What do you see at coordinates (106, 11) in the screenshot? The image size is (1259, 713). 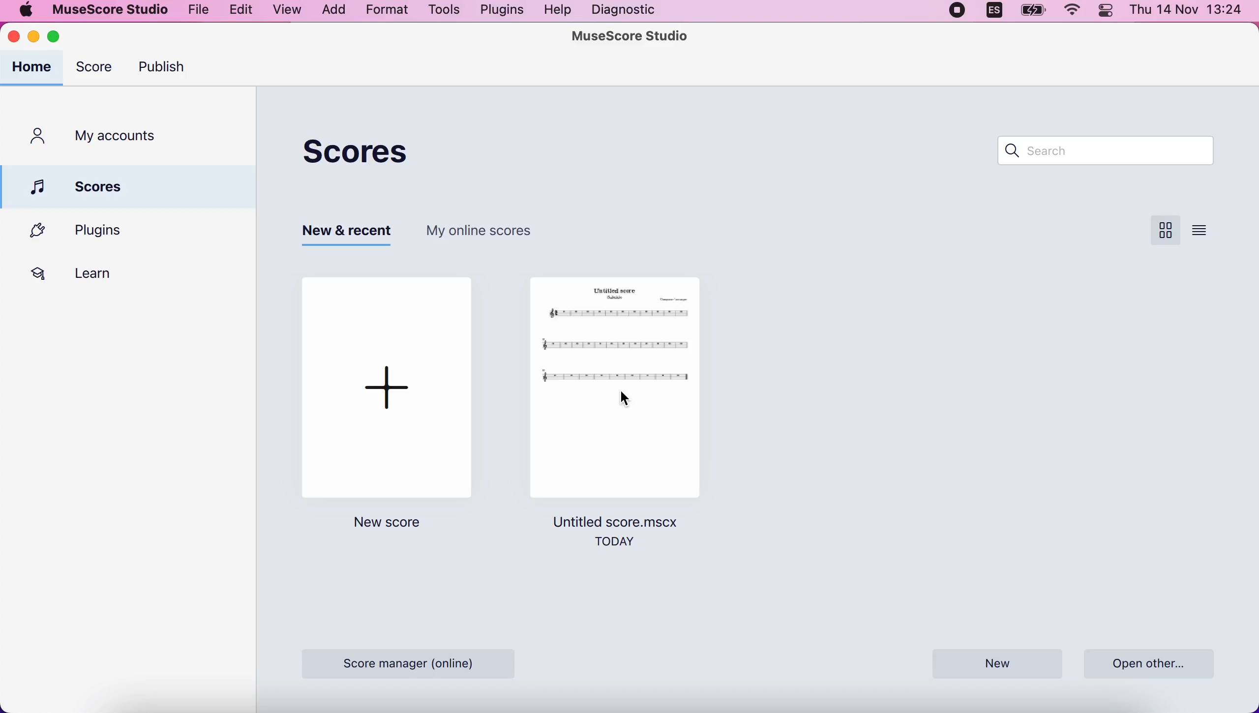 I see `musescore studio` at bounding box center [106, 11].